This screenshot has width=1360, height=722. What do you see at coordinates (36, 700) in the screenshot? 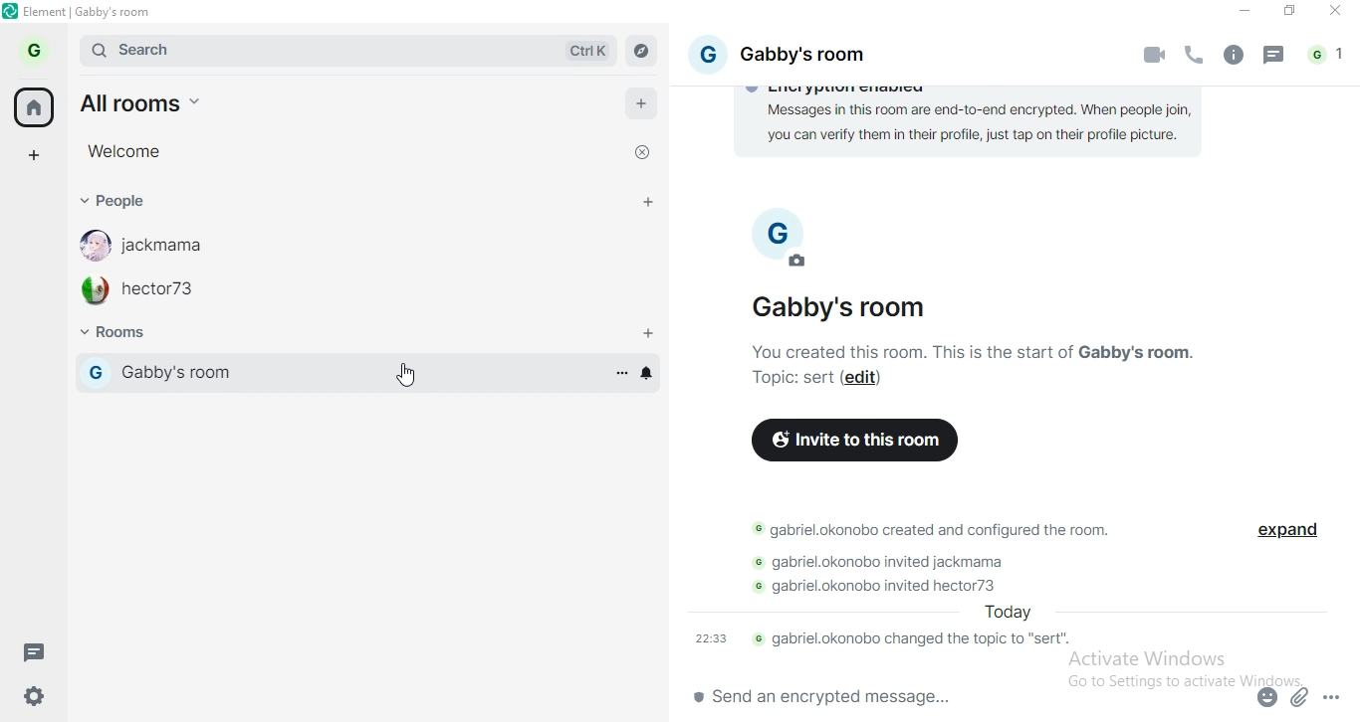
I see `setttings` at bounding box center [36, 700].